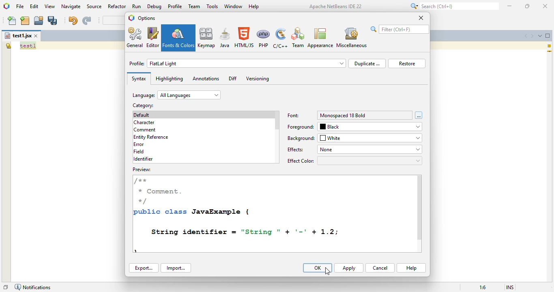 The width and height of the screenshot is (554, 292). Describe the element at coordinates (225, 38) in the screenshot. I see `java` at that location.